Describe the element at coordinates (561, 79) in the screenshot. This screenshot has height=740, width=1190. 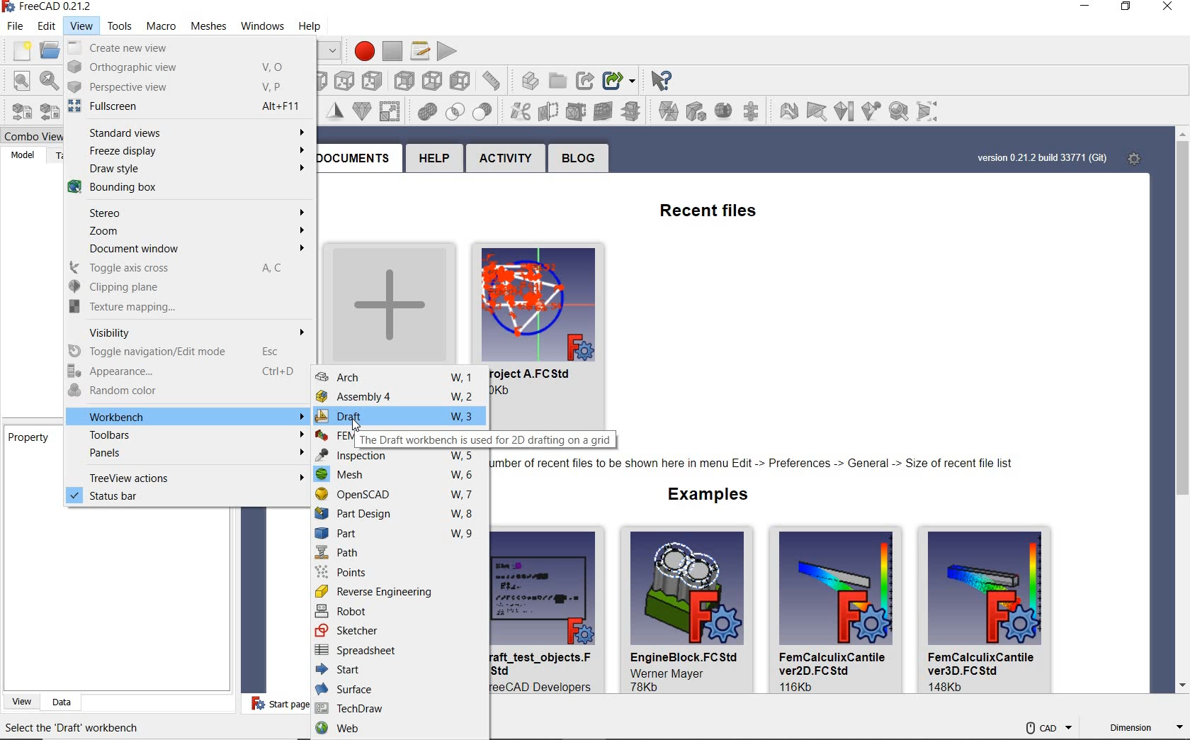
I see `make link` at that location.